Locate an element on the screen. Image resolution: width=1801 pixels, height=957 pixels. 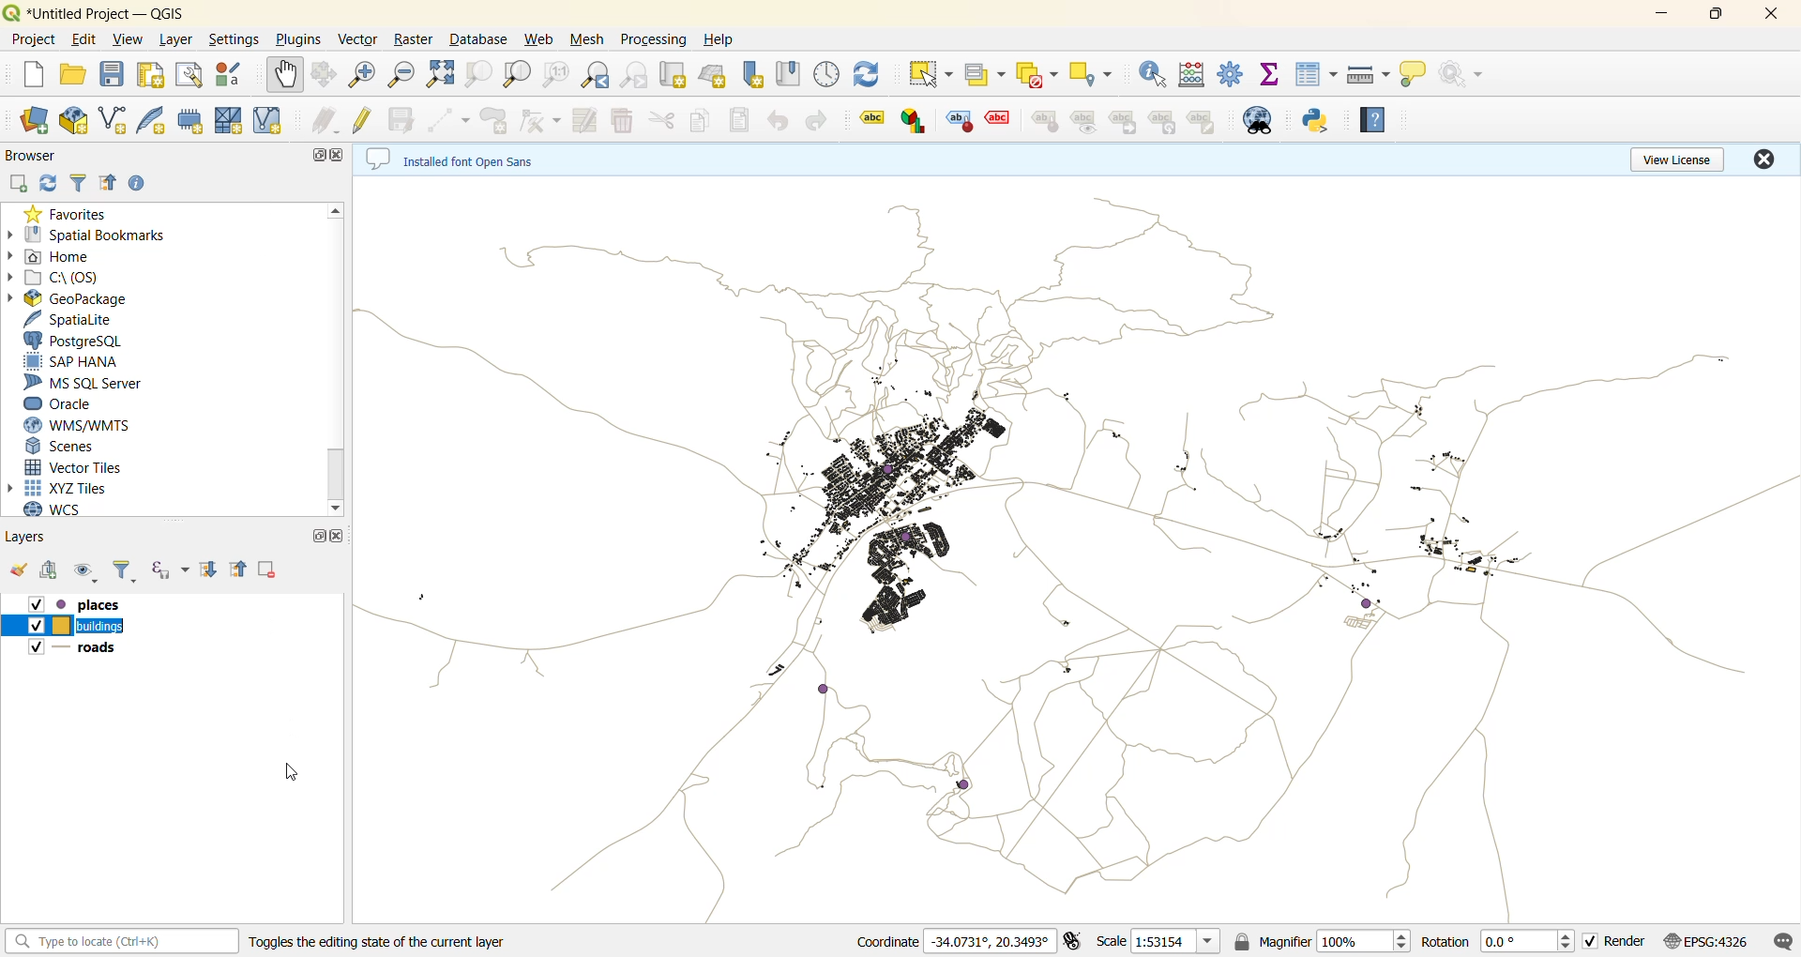
close is located at coordinates (1764, 159).